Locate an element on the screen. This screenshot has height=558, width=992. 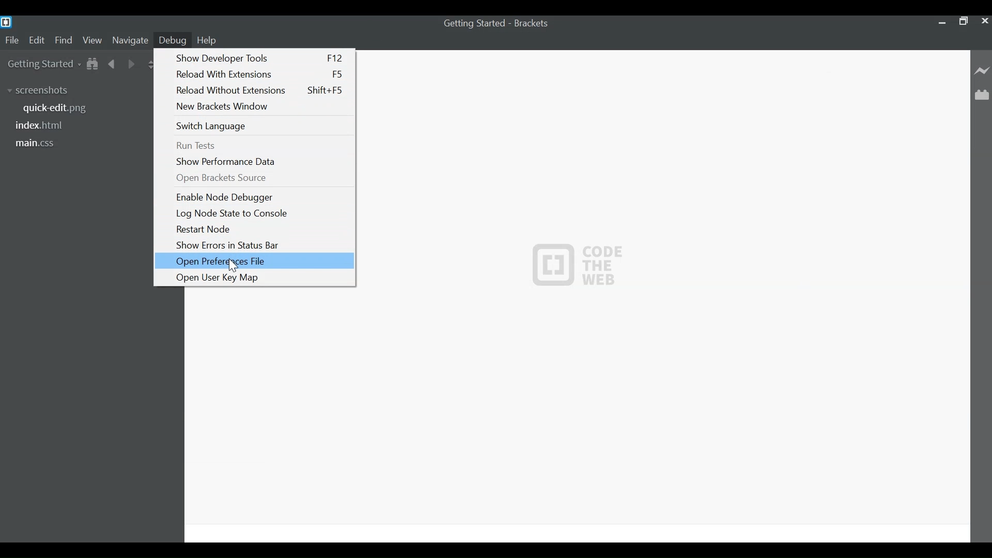
Open User Key Map is located at coordinates (258, 277).